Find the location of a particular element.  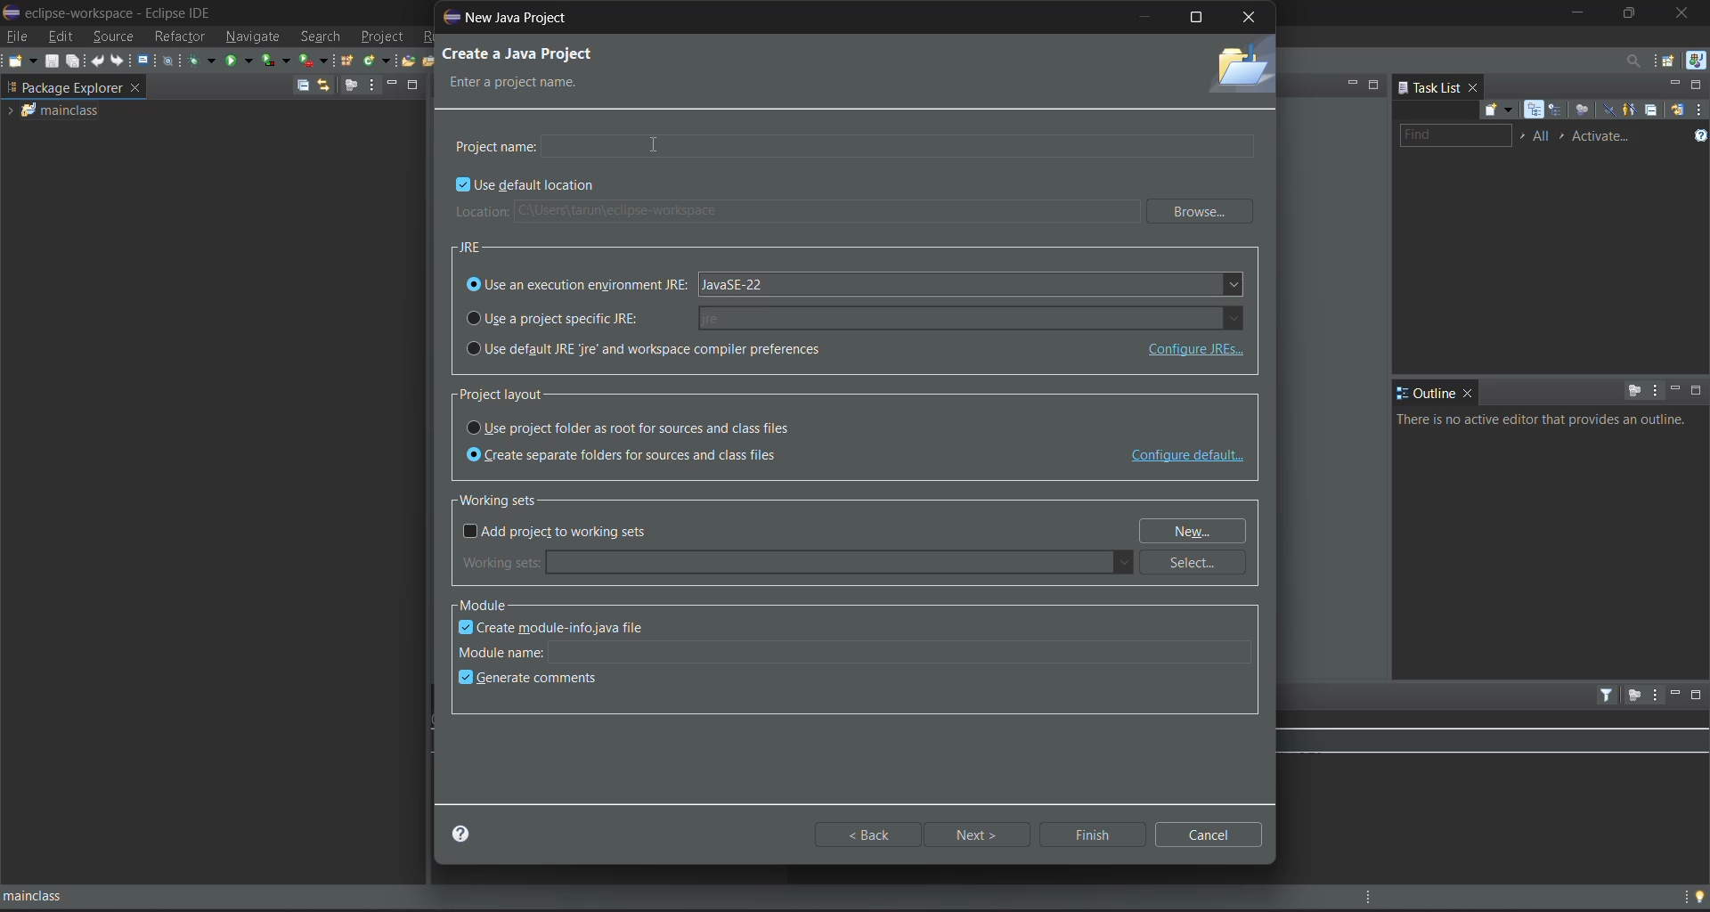

show only my tasks is located at coordinates (1633, 110).